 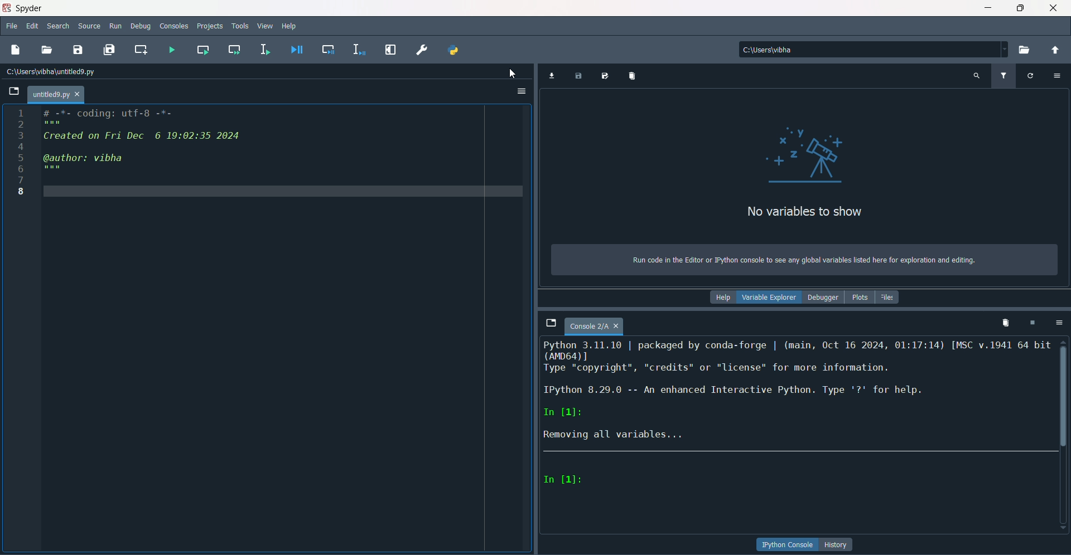 What do you see at coordinates (90, 26) in the screenshot?
I see `source` at bounding box center [90, 26].